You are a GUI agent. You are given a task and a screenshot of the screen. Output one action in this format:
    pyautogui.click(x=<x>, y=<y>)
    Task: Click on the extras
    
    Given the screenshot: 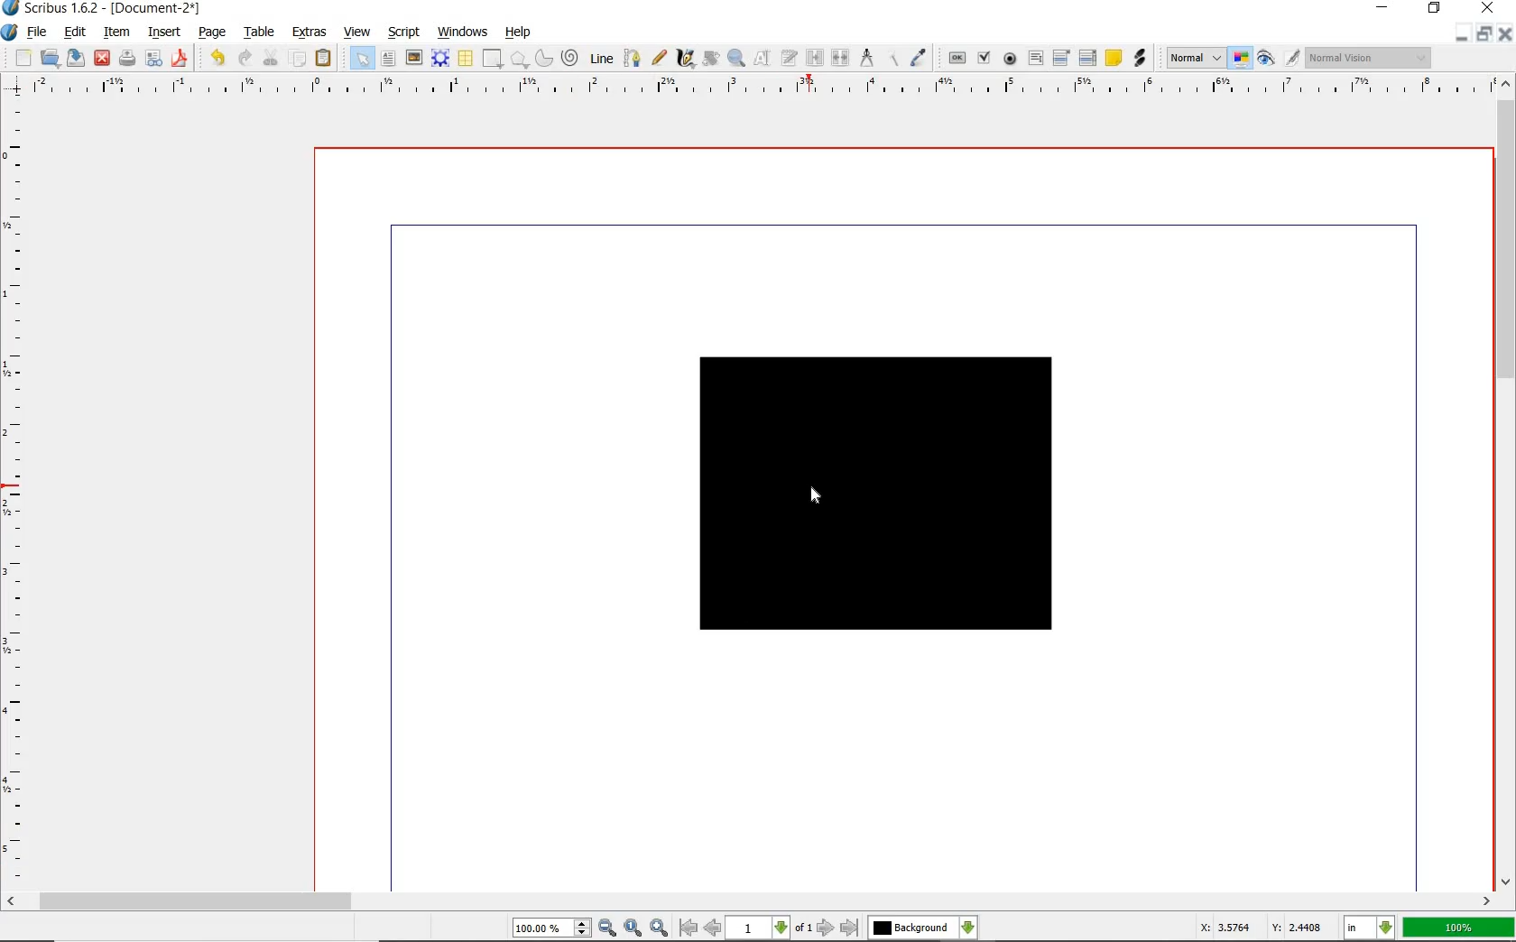 What is the action you would take?
    pyautogui.click(x=310, y=32)
    